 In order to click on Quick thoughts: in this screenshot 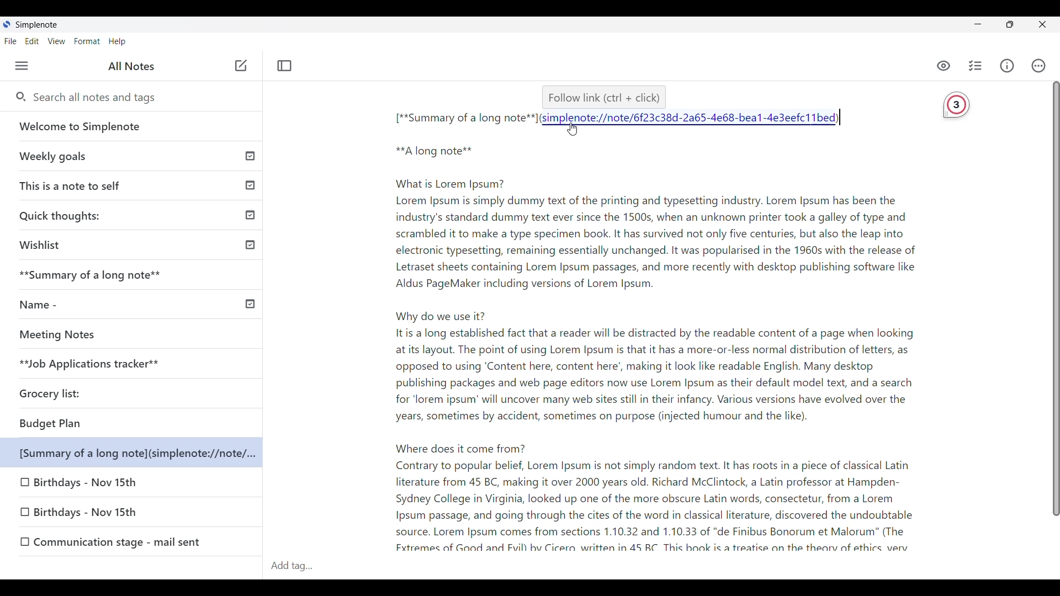, I will do `click(136, 213)`.